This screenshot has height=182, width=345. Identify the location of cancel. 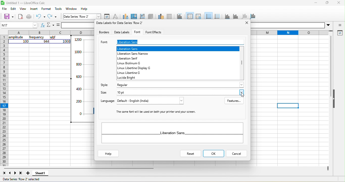
(237, 154).